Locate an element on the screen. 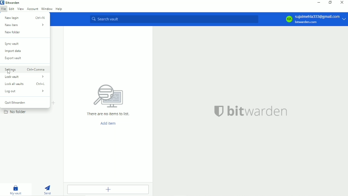  New folder is located at coordinates (13, 32).